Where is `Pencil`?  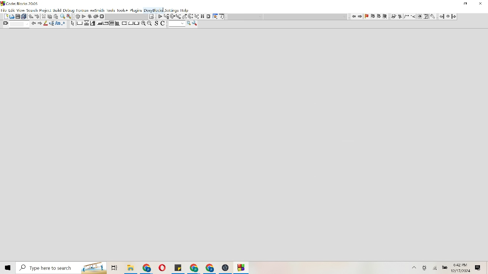 Pencil is located at coordinates (46, 23).